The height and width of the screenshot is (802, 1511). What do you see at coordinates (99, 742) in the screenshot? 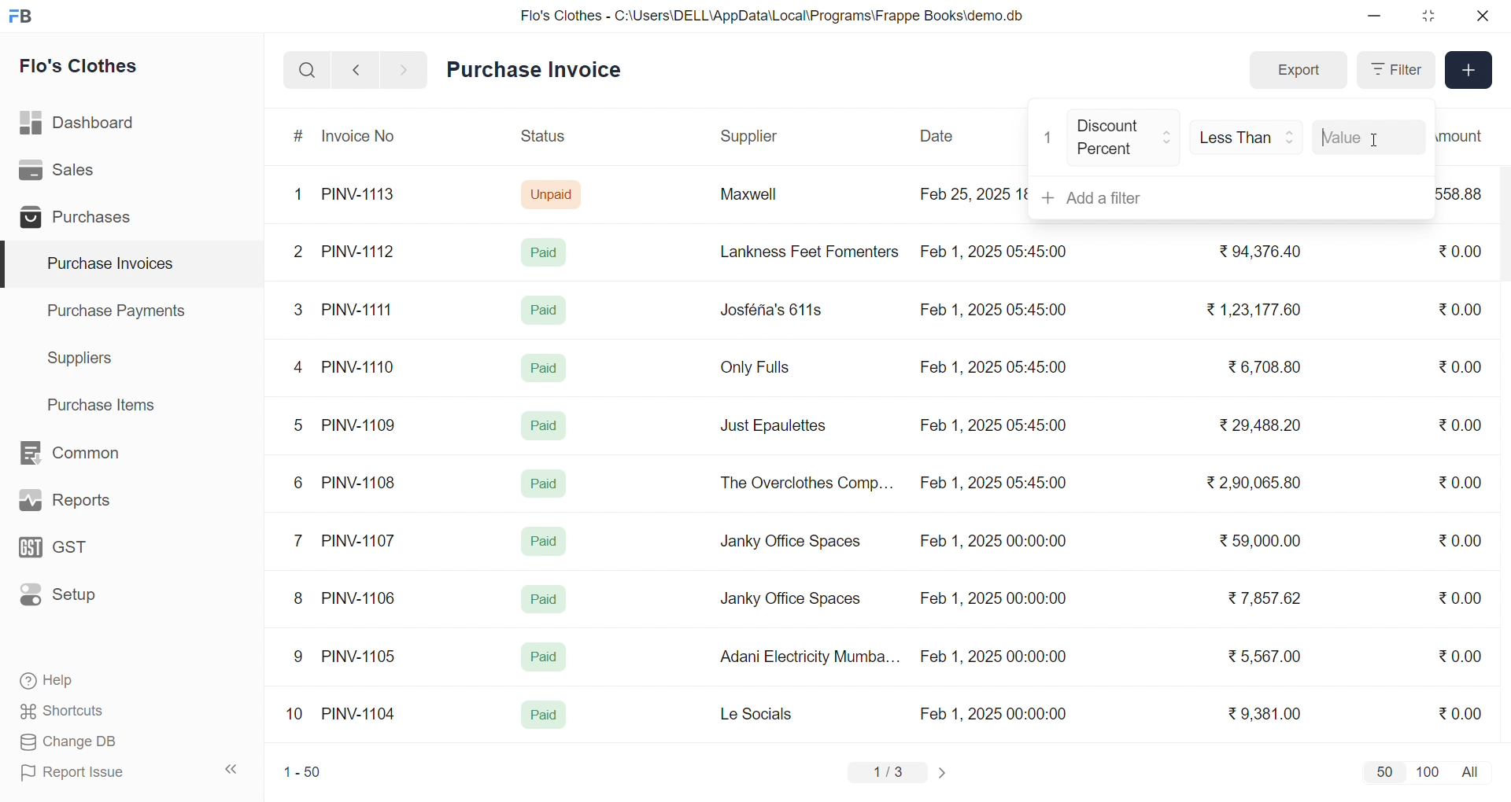
I see `Change DB` at bounding box center [99, 742].